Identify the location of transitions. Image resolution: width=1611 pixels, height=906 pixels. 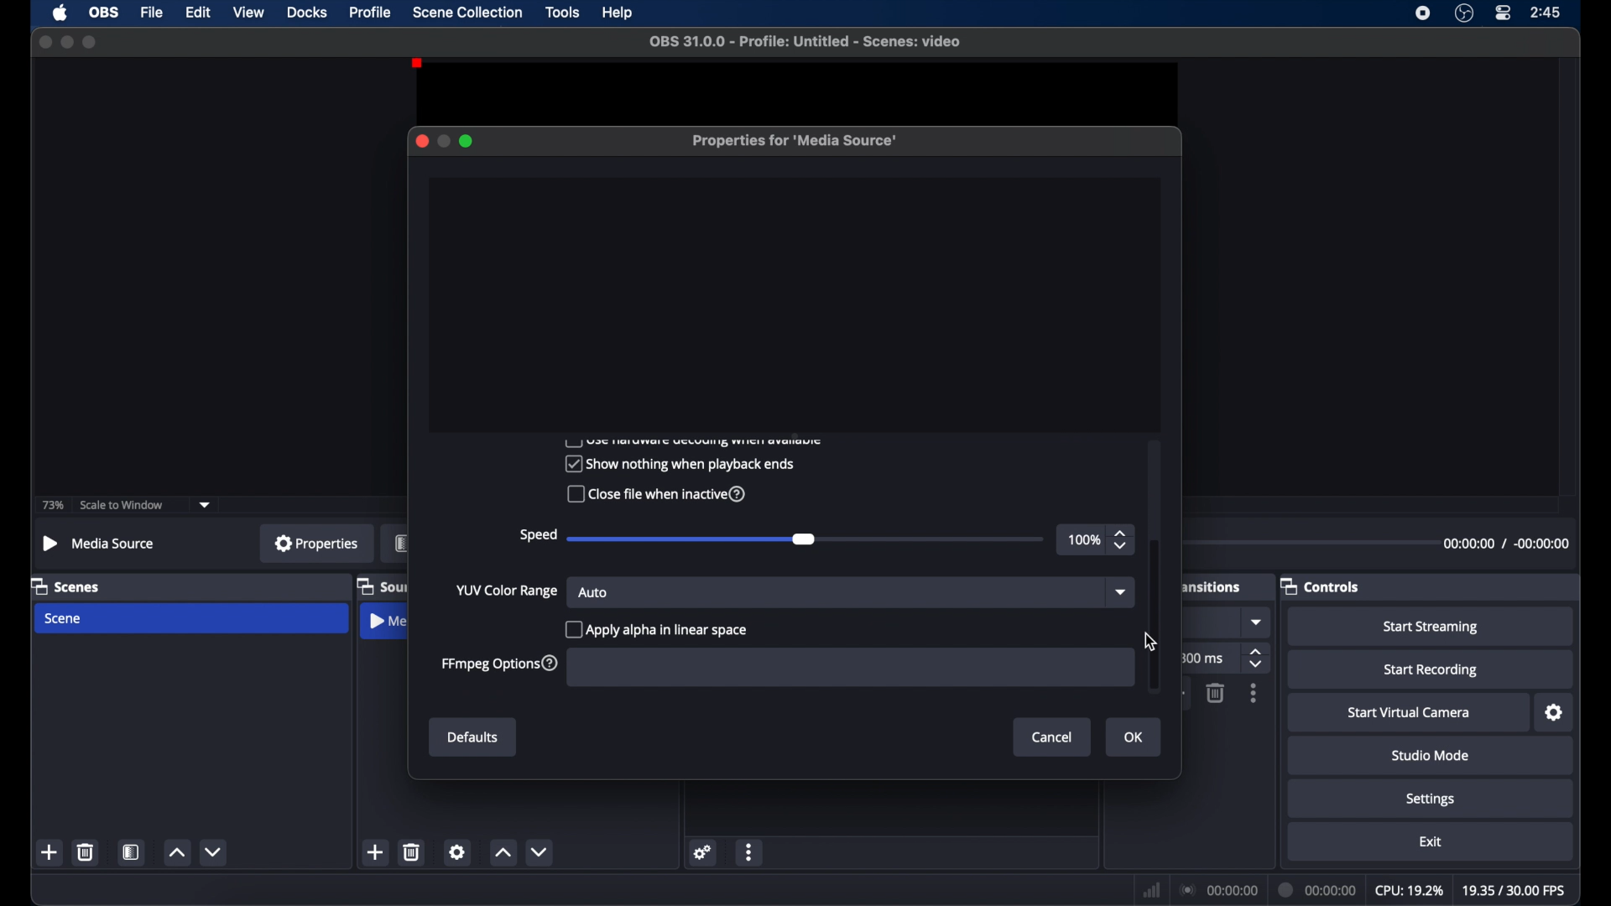
(1211, 587).